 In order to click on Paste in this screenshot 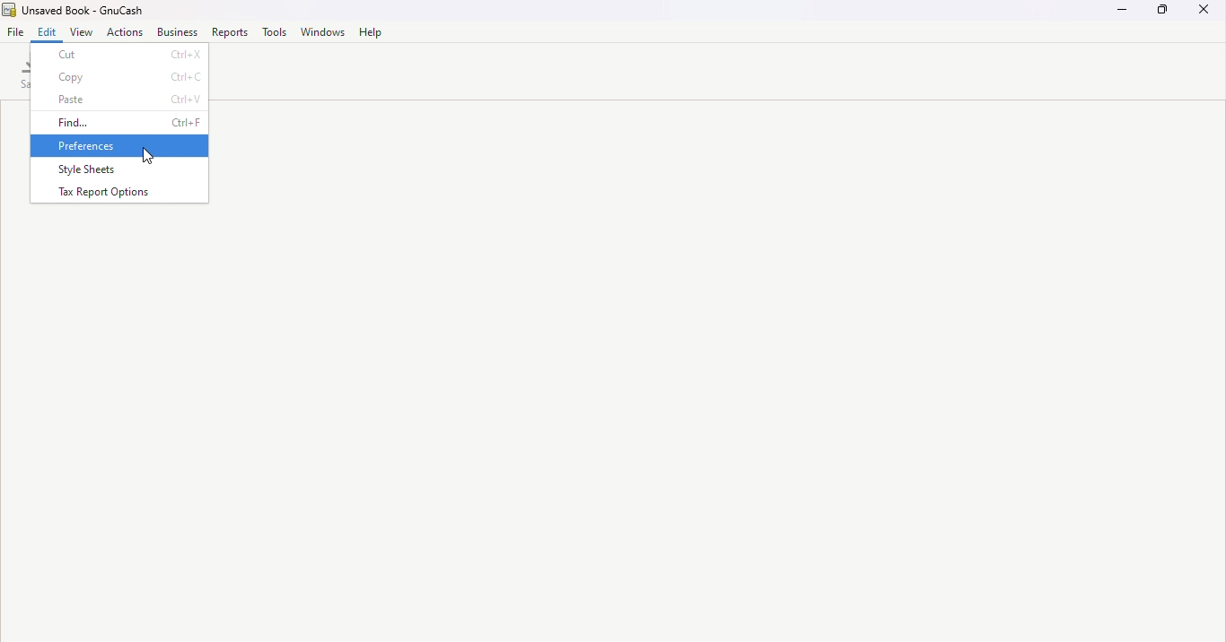, I will do `click(120, 99)`.